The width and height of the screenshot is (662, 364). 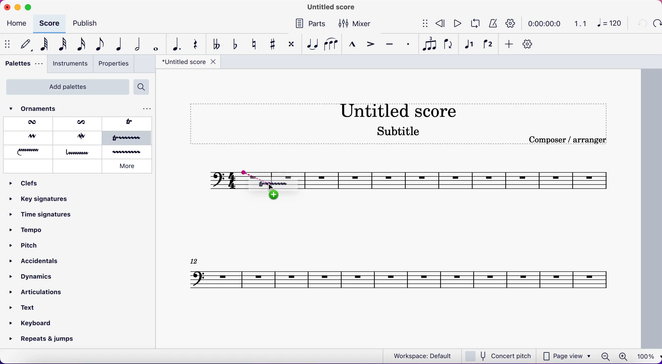 I want to click on accidentals, so click(x=33, y=259).